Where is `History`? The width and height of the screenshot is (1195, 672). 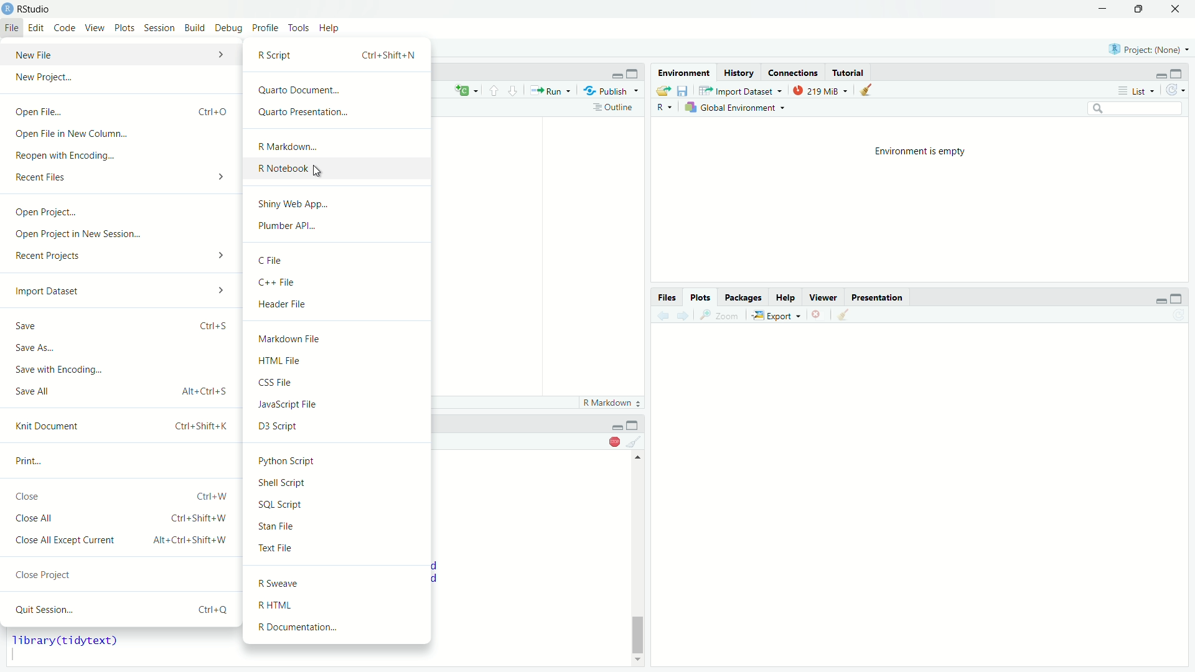
History is located at coordinates (738, 72).